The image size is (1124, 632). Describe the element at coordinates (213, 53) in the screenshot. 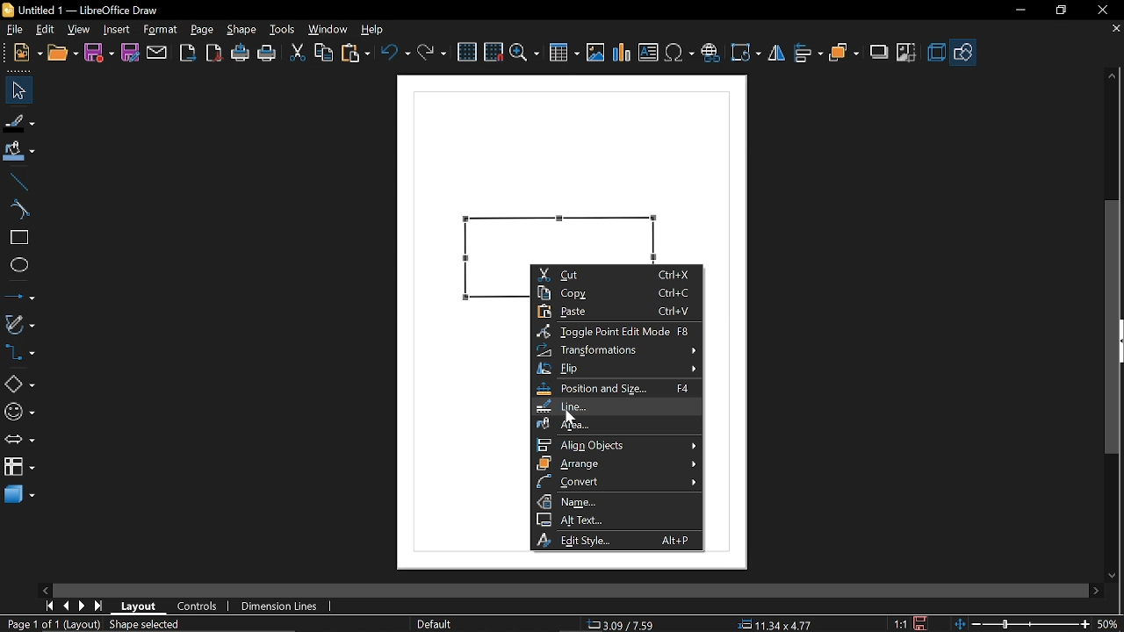

I see `export as pdf` at that location.